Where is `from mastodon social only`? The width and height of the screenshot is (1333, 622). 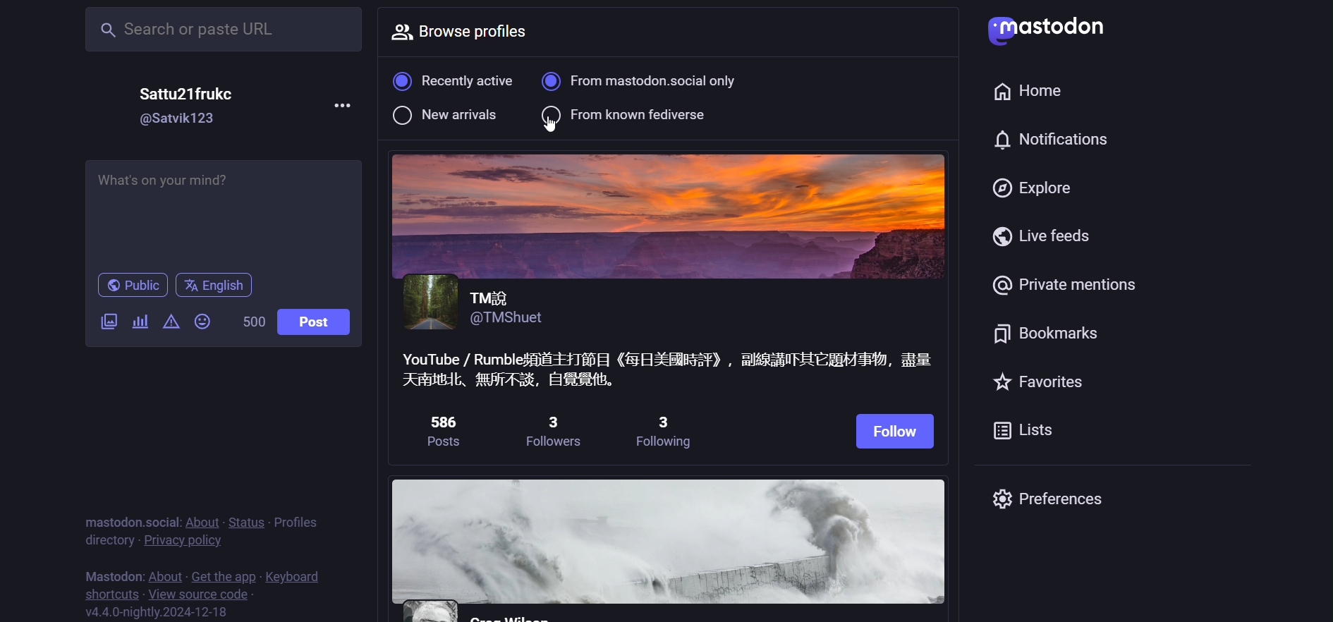 from mastodon social only is located at coordinates (640, 81).